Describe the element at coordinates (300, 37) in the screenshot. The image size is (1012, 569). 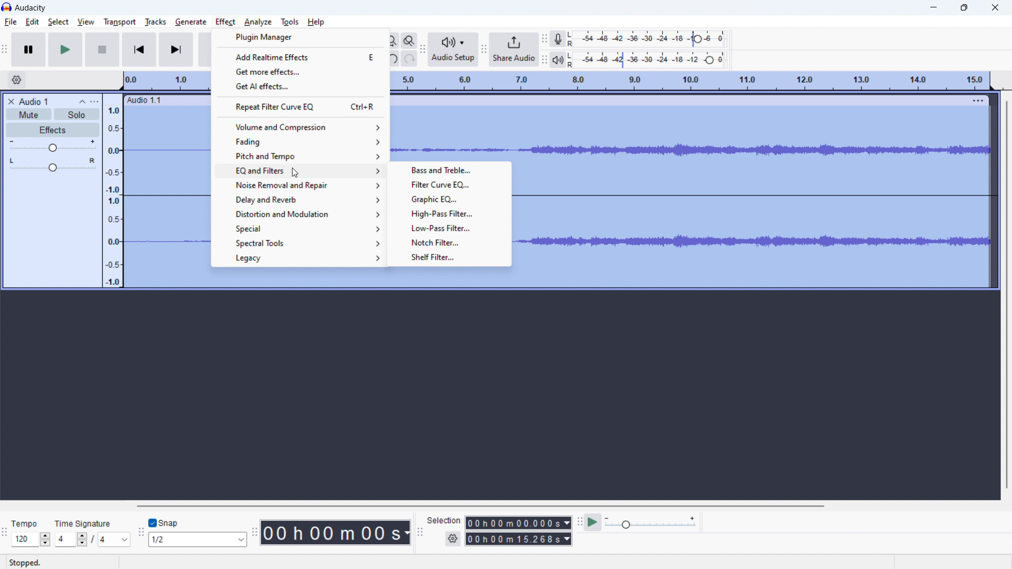
I see `plugin manager` at that location.